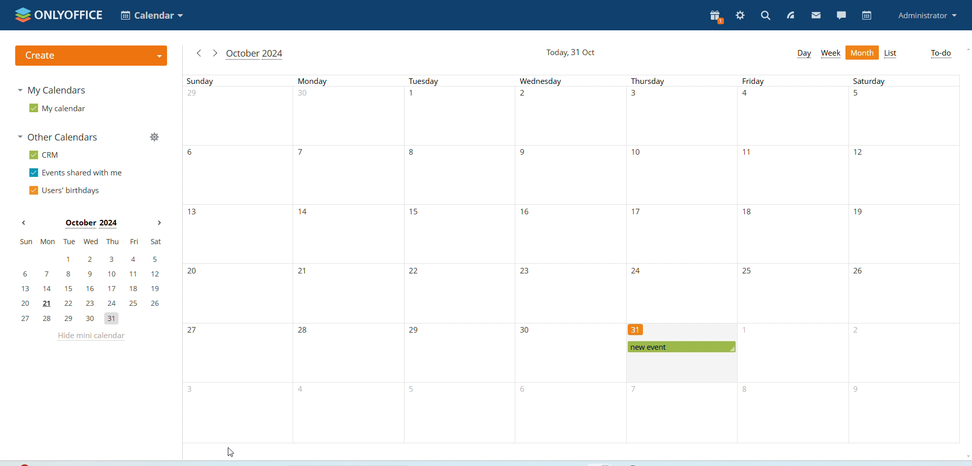 The width and height of the screenshot is (972, 466). Describe the element at coordinates (928, 15) in the screenshot. I see `administrator` at that location.